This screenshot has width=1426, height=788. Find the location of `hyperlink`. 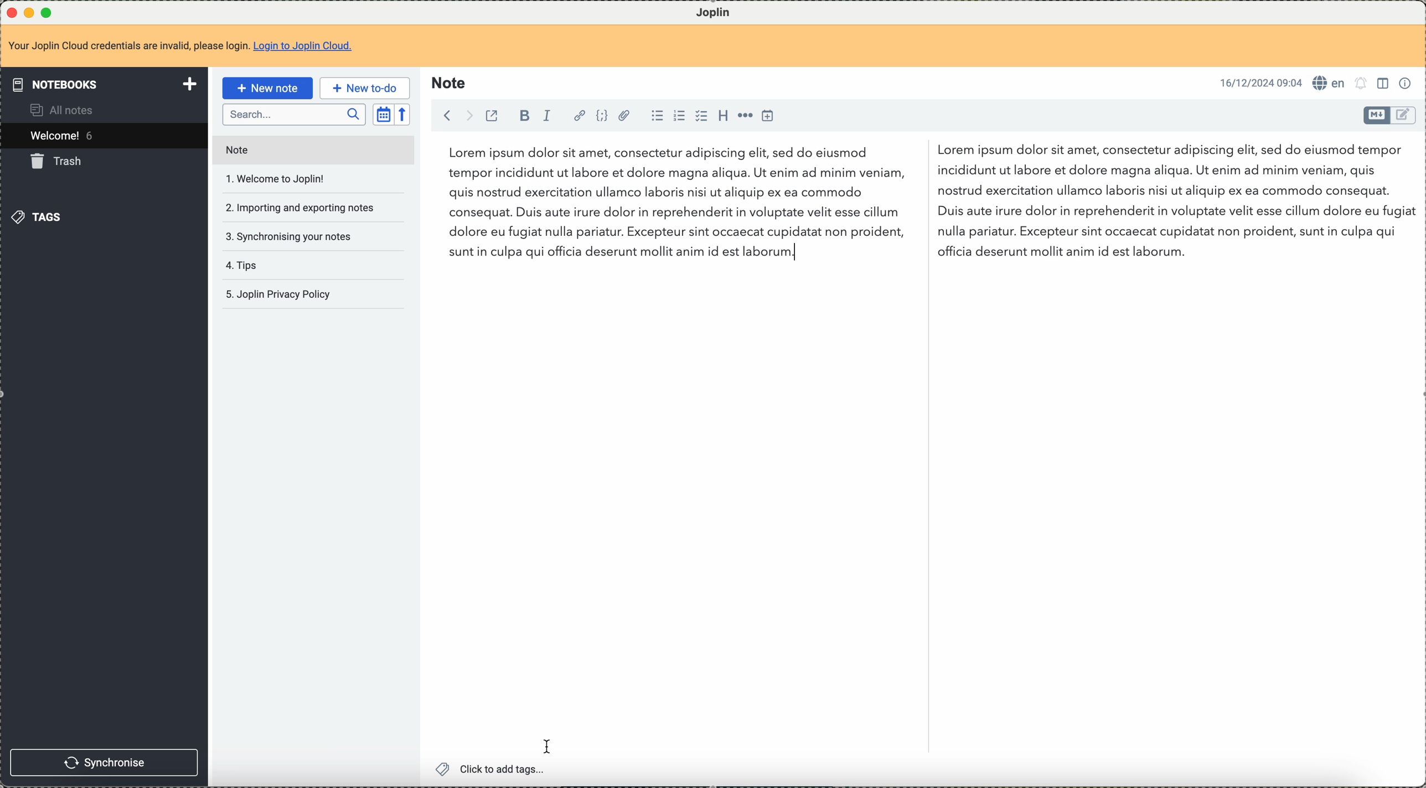

hyperlink is located at coordinates (578, 115).